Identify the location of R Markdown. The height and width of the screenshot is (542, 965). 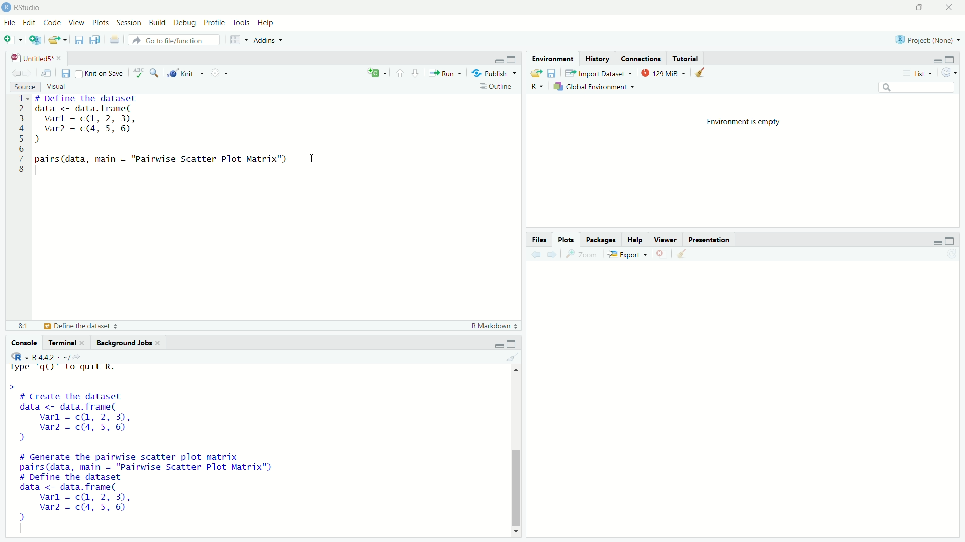
(495, 326).